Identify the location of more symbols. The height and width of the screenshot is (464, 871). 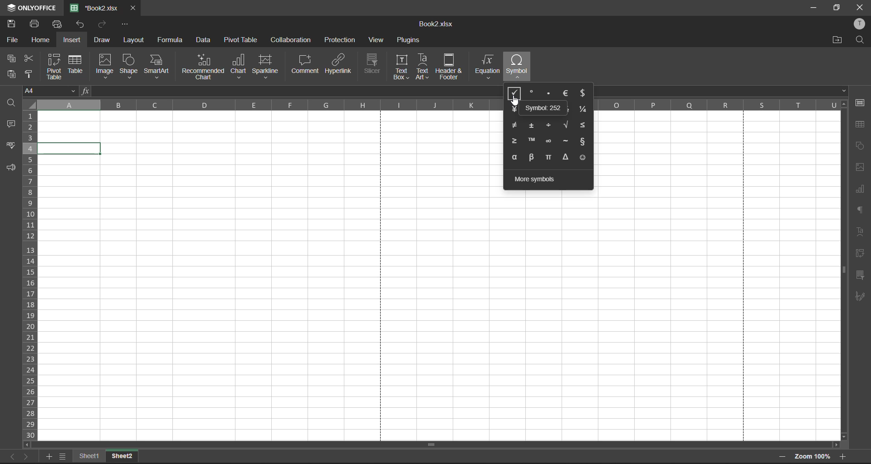
(540, 180).